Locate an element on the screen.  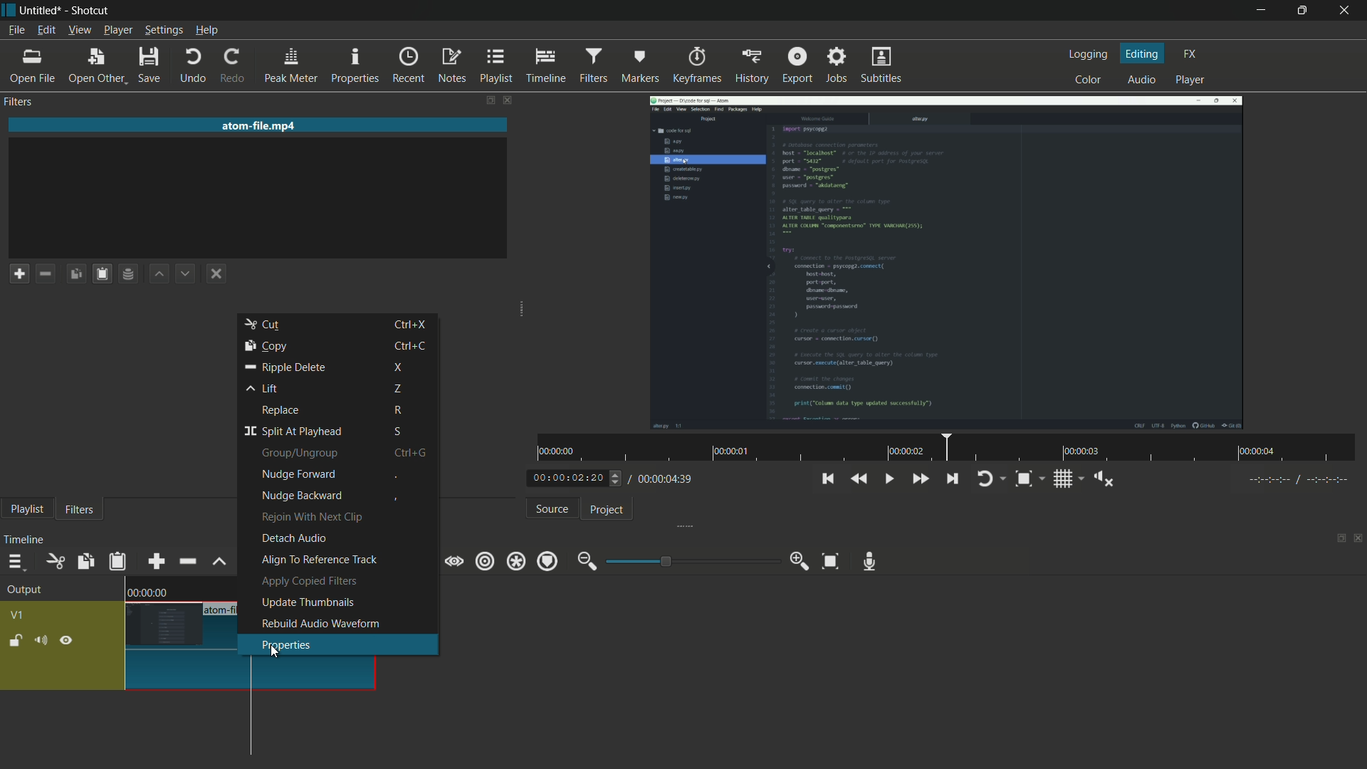
playlist is located at coordinates (495, 66).